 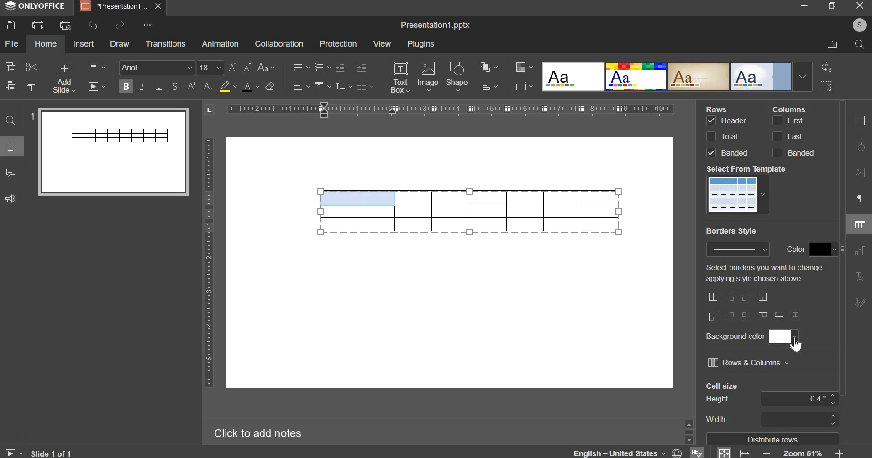 I want to click on Column, so click(x=789, y=109).